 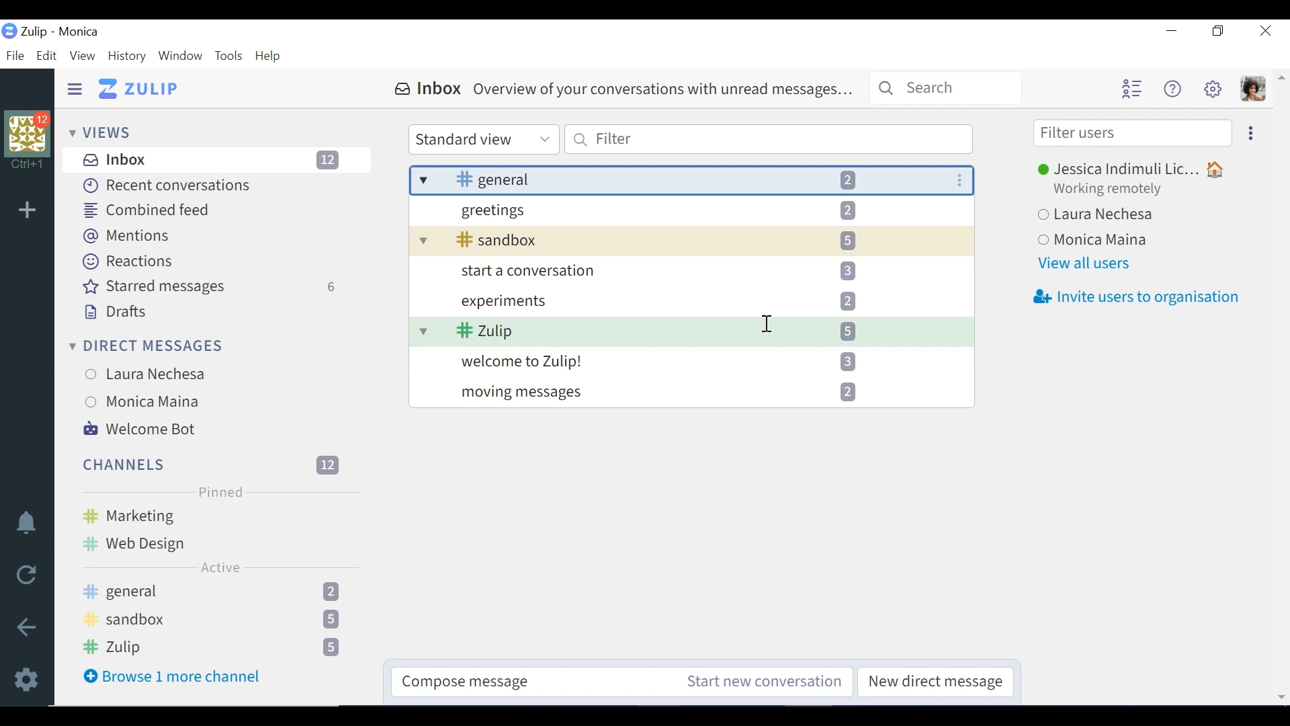 I want to click on Monica Maina, so click(x=142, y=403).